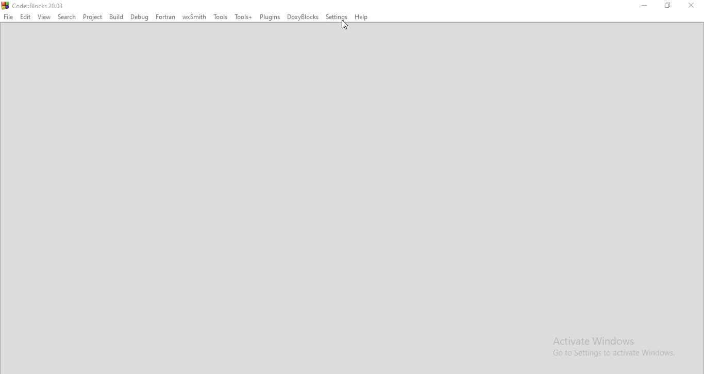 The width and height of the screenshot is (704, 374). I want to click on Debug, so click(139, 18).